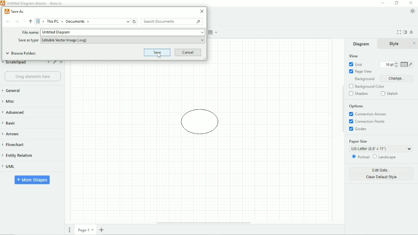 This screenshot has height=235, width=418. I want to click on Grid, so click(356, 64).